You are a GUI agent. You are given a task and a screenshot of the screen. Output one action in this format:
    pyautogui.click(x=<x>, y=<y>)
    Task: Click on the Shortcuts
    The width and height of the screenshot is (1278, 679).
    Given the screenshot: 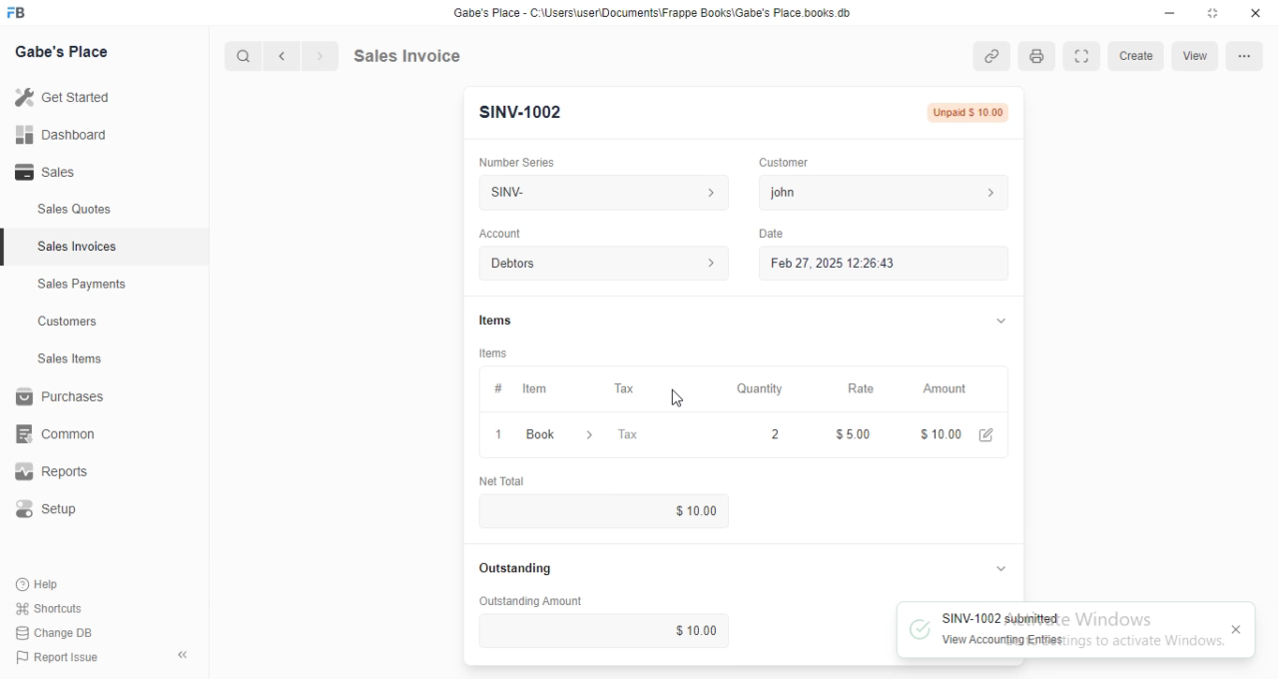 What is the action you would take?
    pyautogui.click(x=50, y=609)
    